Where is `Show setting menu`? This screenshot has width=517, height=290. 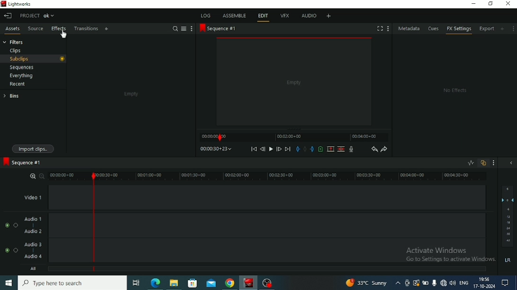 Show setting menu is located at coordinates (388, 28).